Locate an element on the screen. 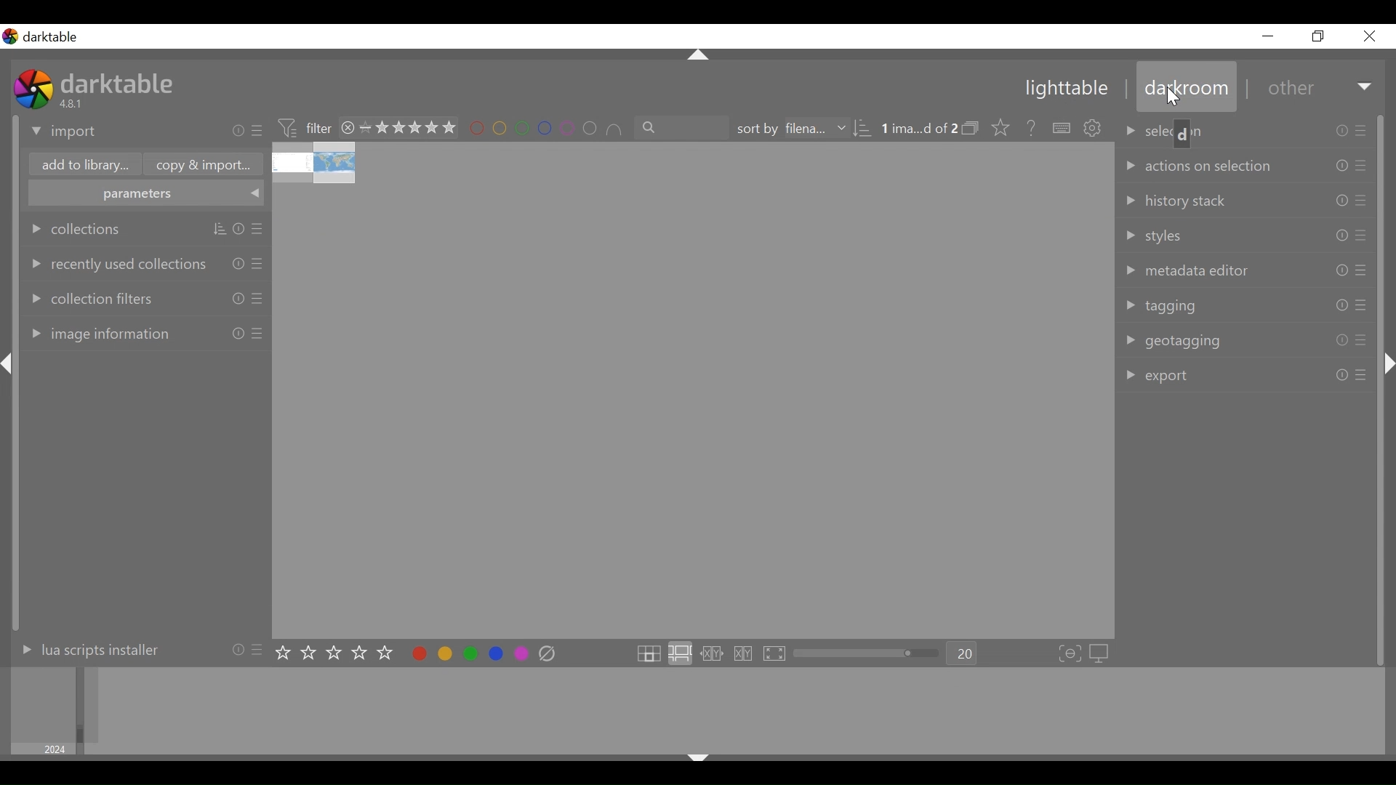 The height and width of the screenshot is (785, 1396). collection filters is located at coordinates (92, 299).